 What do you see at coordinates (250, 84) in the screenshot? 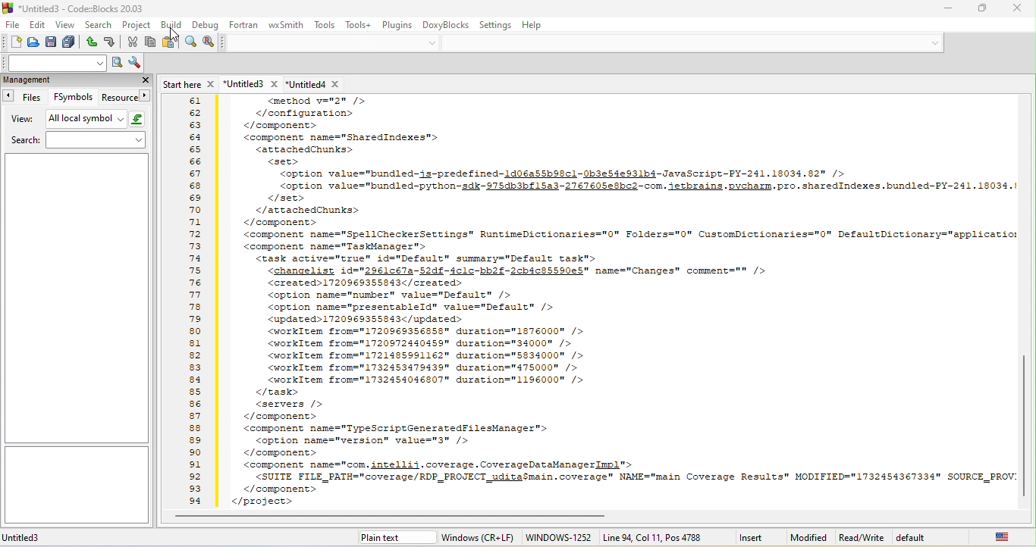
I see `untitled3` at bounding box center [250, 84].